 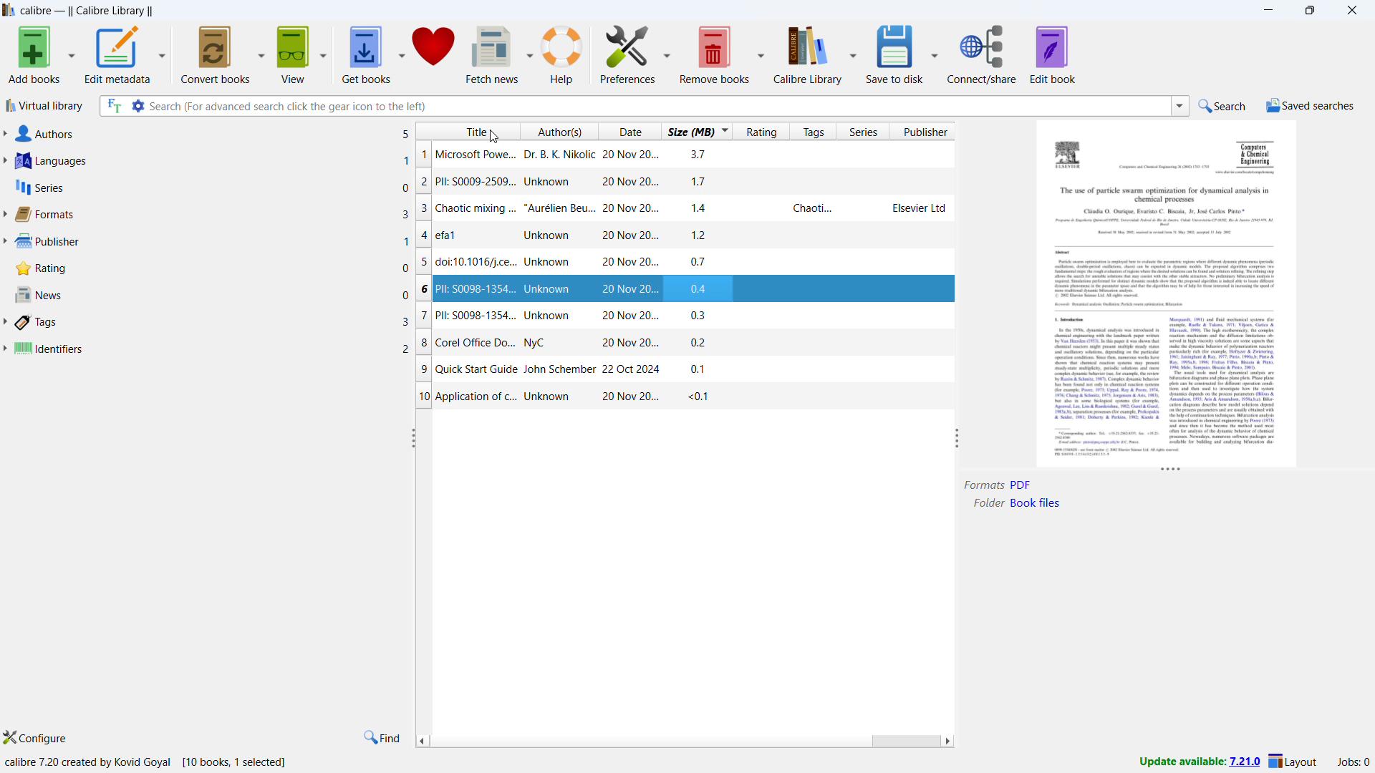 I want to click on Calibre - || Calibre Library ||, so click(x=88, y=10).